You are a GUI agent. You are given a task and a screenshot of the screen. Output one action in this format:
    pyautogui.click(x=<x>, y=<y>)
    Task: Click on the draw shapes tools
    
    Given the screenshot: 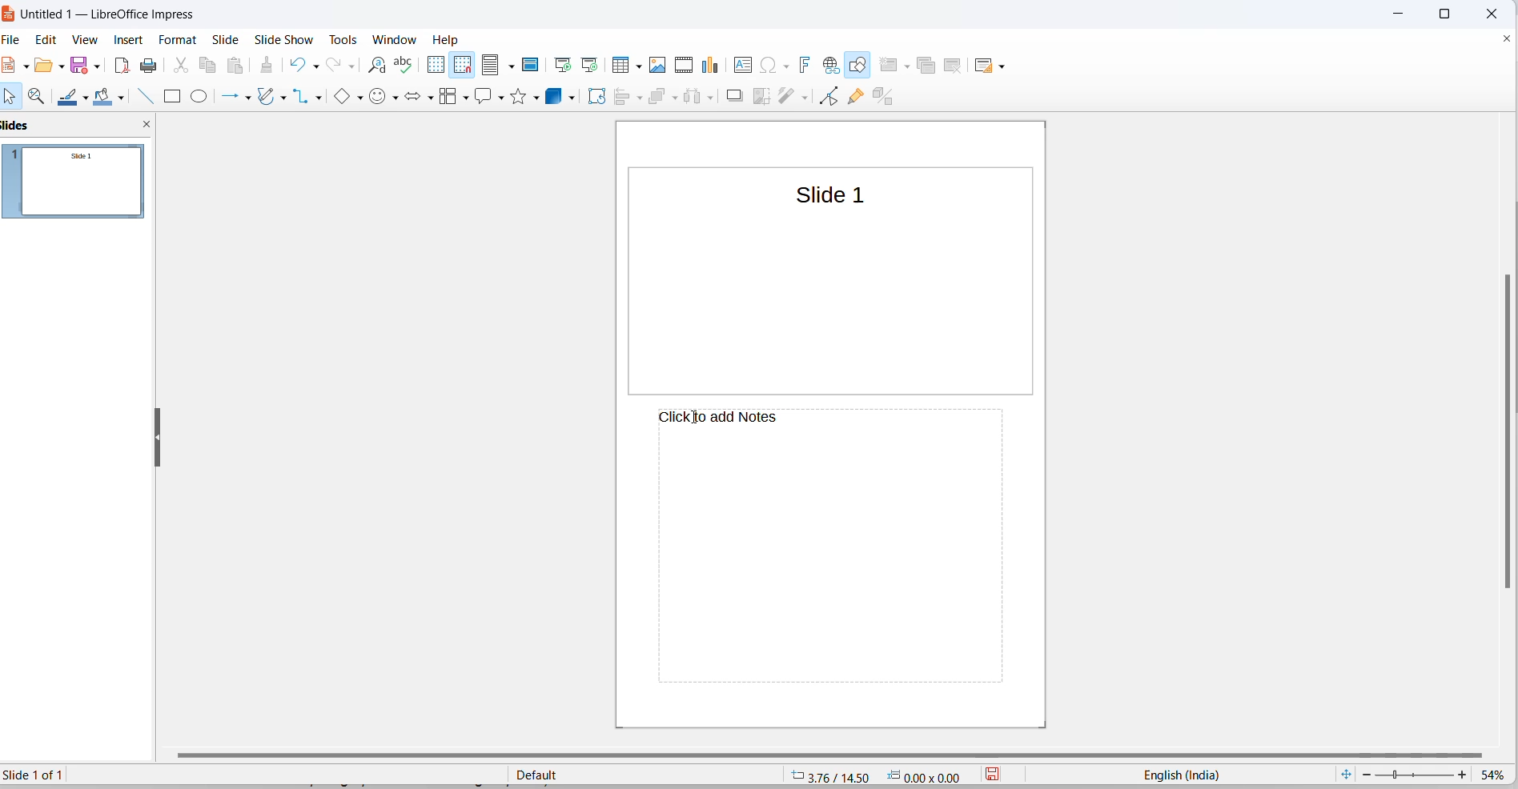 What is the action you would take?
    pyautogui.click(x=859, y=65)
    